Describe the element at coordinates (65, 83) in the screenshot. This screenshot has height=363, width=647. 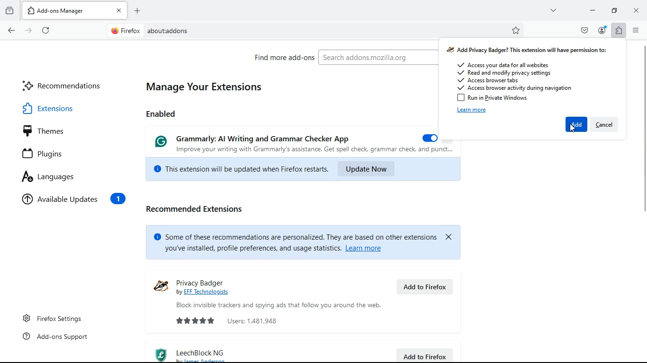
I see `recommendations` at that location.